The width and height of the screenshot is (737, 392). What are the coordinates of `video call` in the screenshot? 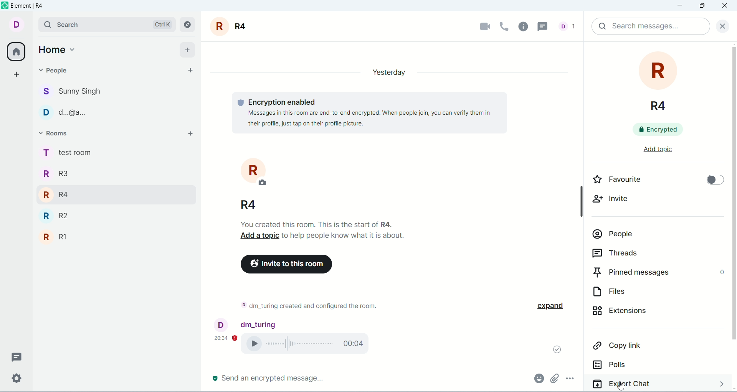 It's located at (481, 27).